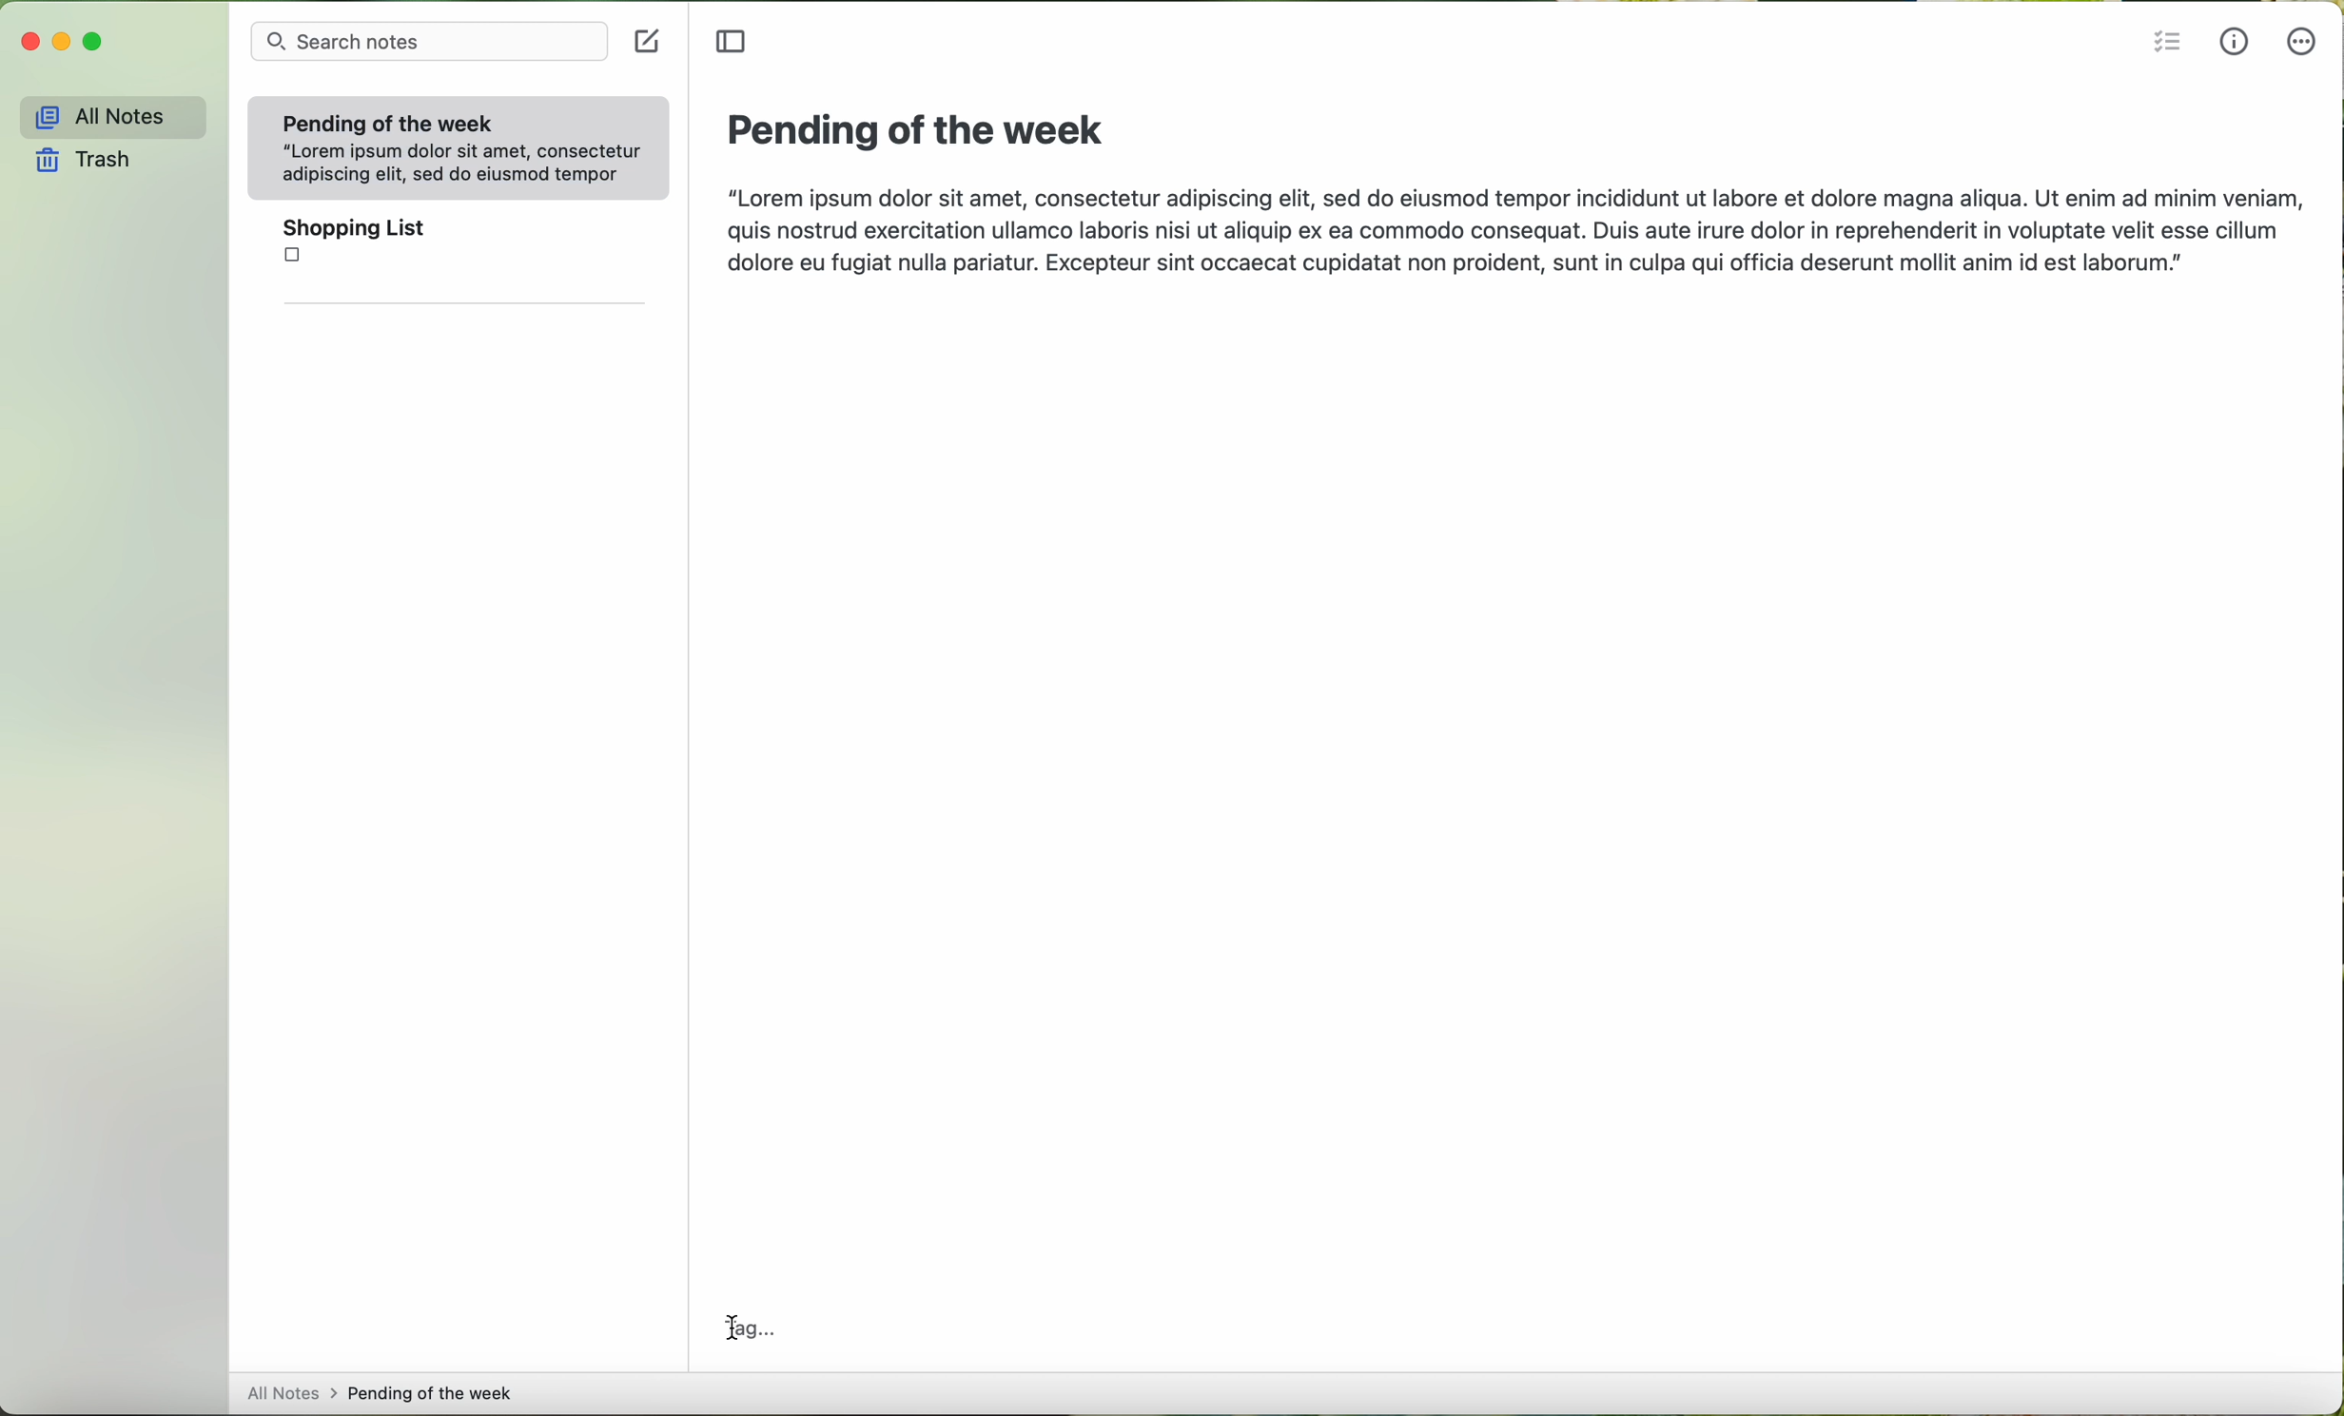  What do you see at coordinates (383, 1388) in the screenshot?
I see `all notes > pending fo the week` at bounding box center [383, 1388].